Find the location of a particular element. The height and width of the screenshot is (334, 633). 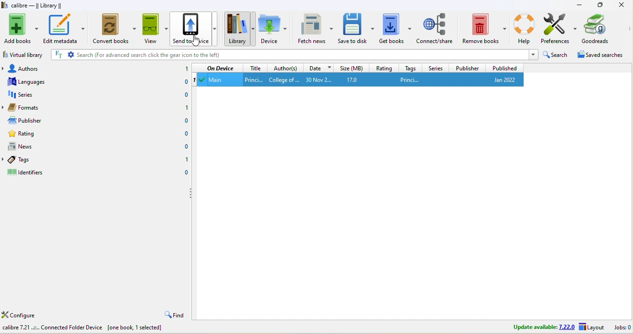

1  is located at coordinates (193, 80).